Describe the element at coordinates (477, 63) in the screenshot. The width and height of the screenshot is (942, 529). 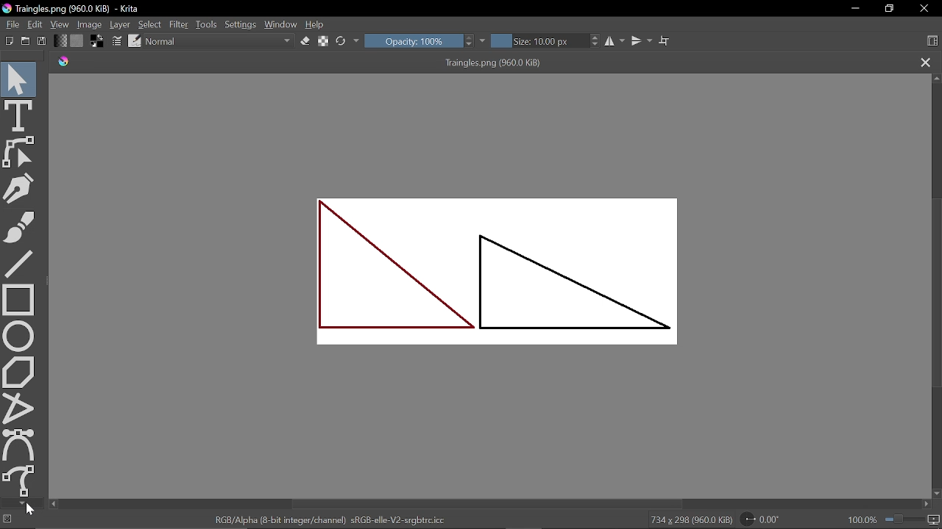
I see `Traingles.png (960.0 KiB)` at that location.